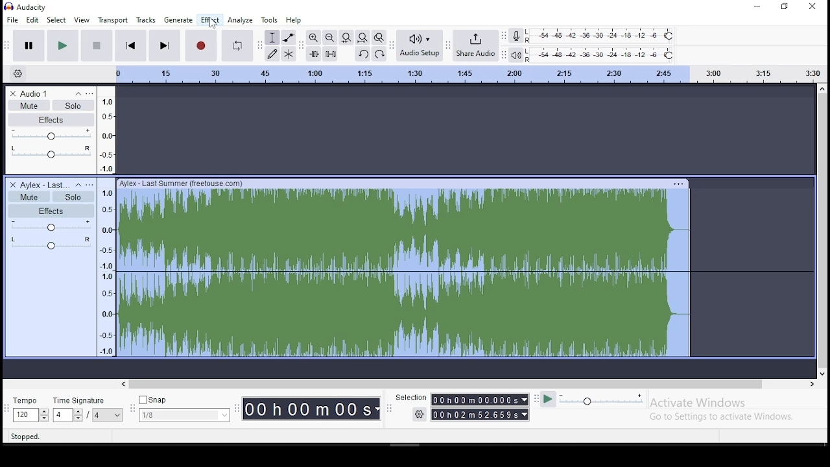  What do you see at coordinates (38, 93) in the screenshot?
I see `audio ` at bounding box center [38, 93].